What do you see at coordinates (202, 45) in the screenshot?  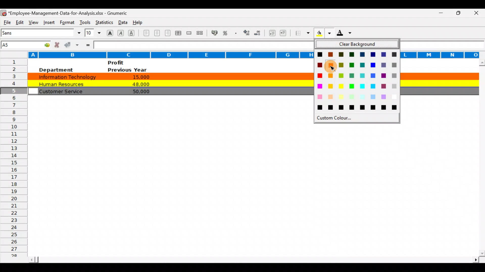 I see `Formula bar` at bounding box center [202, 45].